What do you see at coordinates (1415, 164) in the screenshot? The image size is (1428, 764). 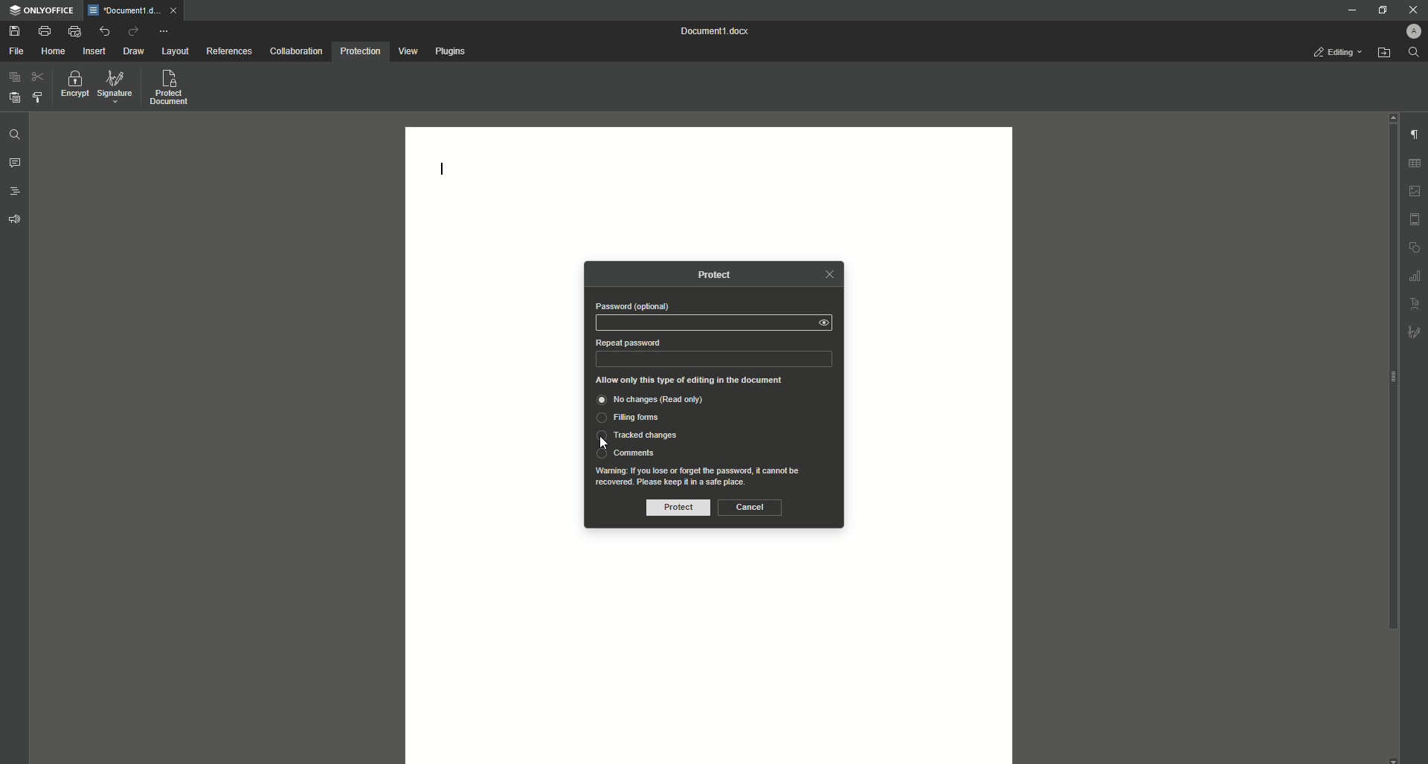 I see `Table Settings` at bounding box center [1415, 164].